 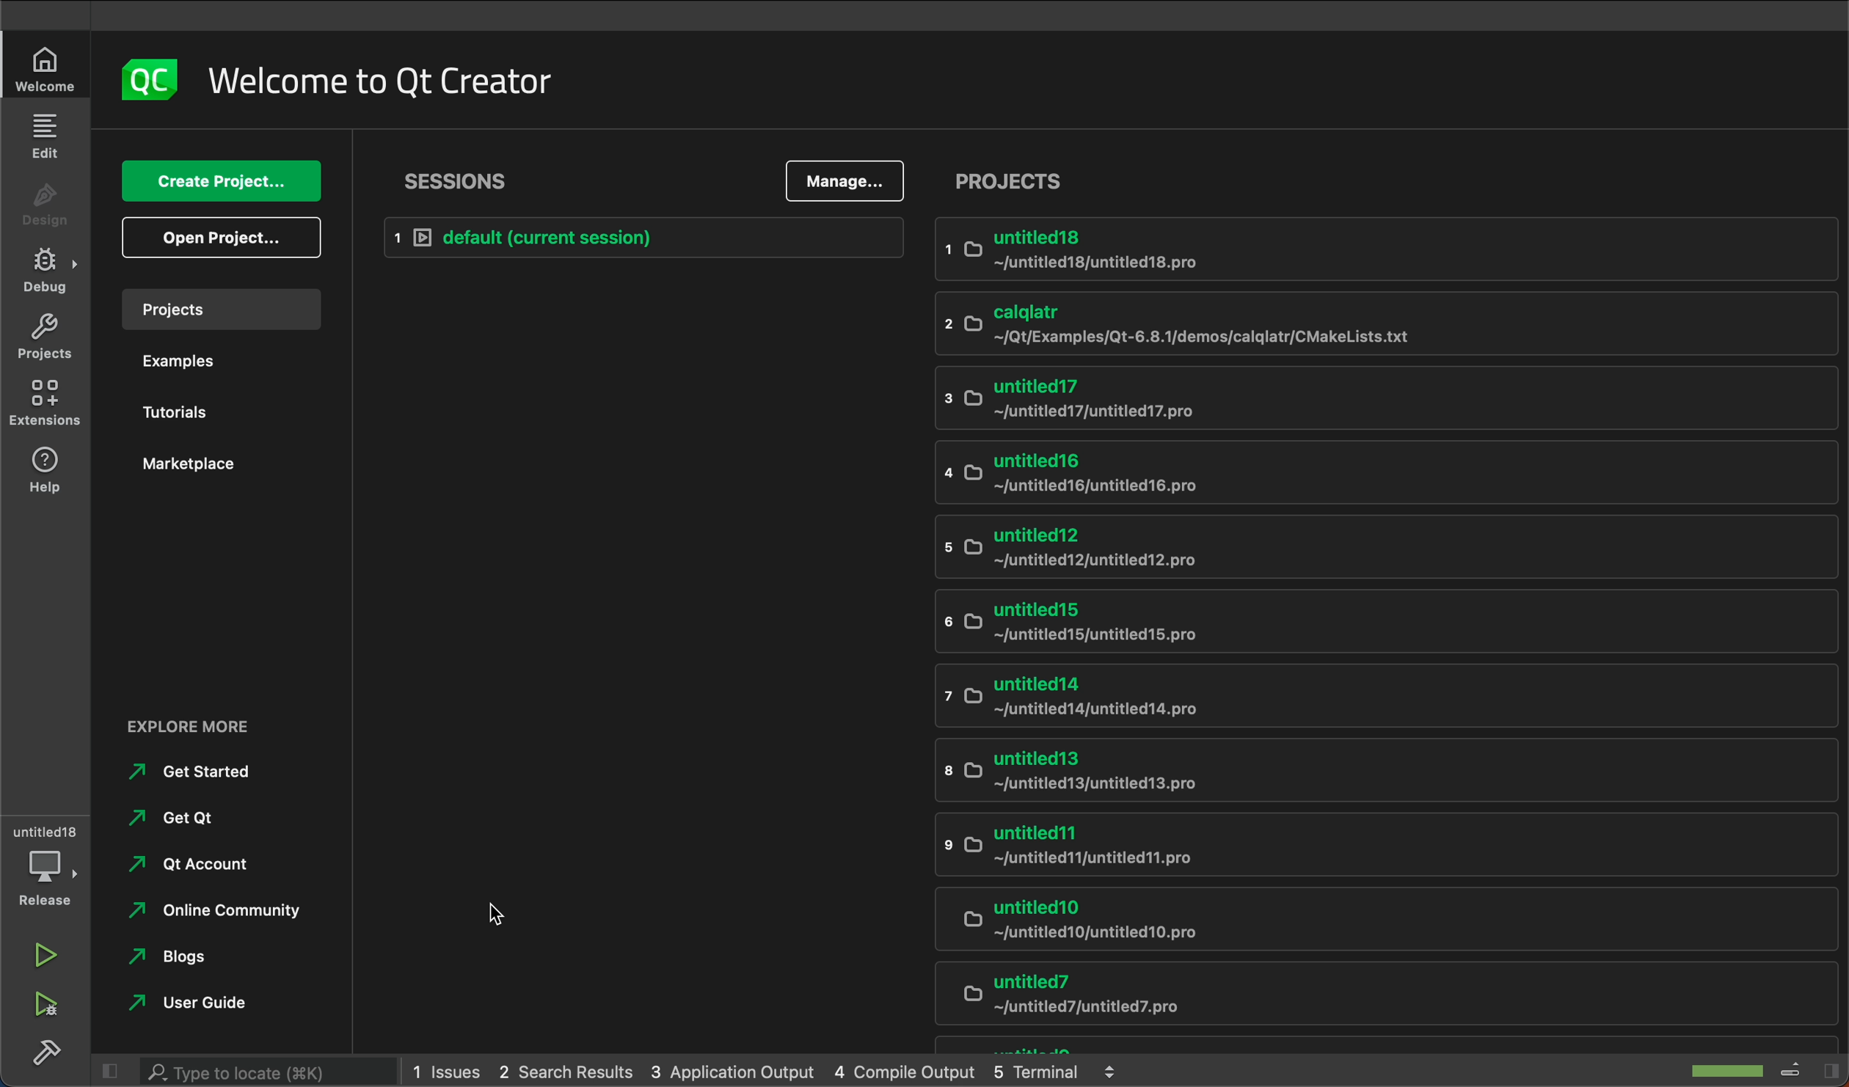 What do you see at coordinates (48, 136) in the screenshot?
I see `edit` at bounding box center [48, 136].